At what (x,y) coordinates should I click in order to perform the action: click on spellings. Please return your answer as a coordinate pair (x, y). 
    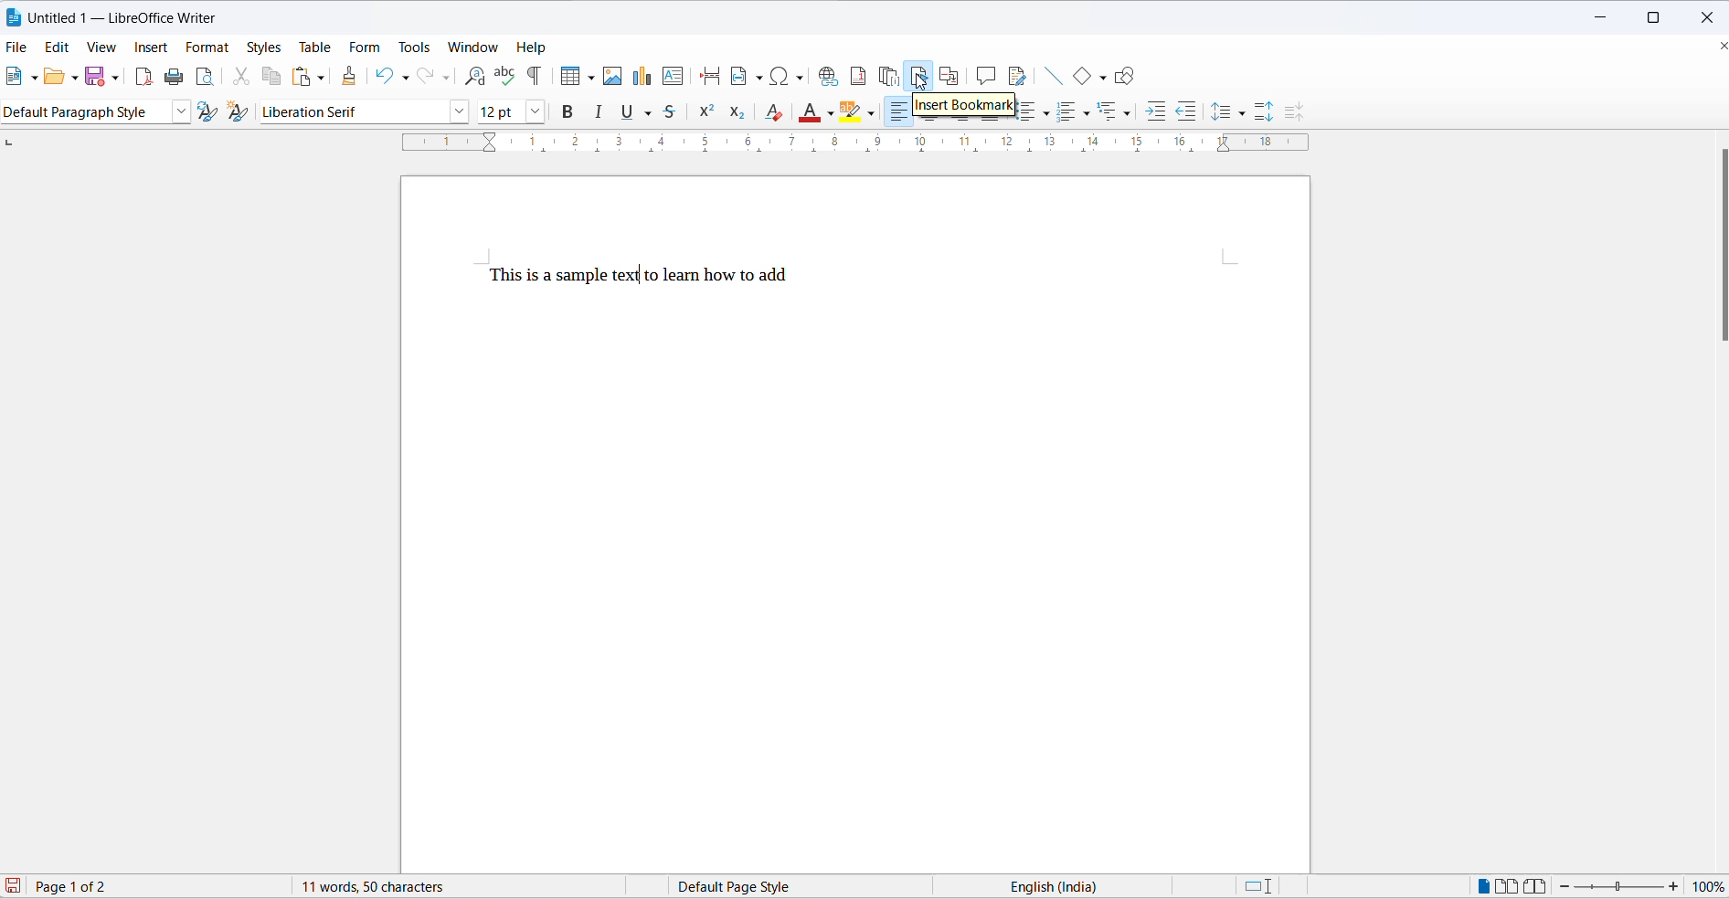
    Looking at the image, I should click on (504, 74).